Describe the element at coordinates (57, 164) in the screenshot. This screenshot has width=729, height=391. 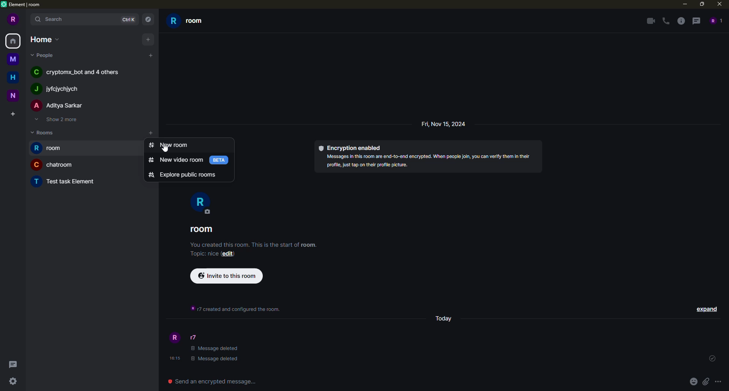
I see `room` at that location.